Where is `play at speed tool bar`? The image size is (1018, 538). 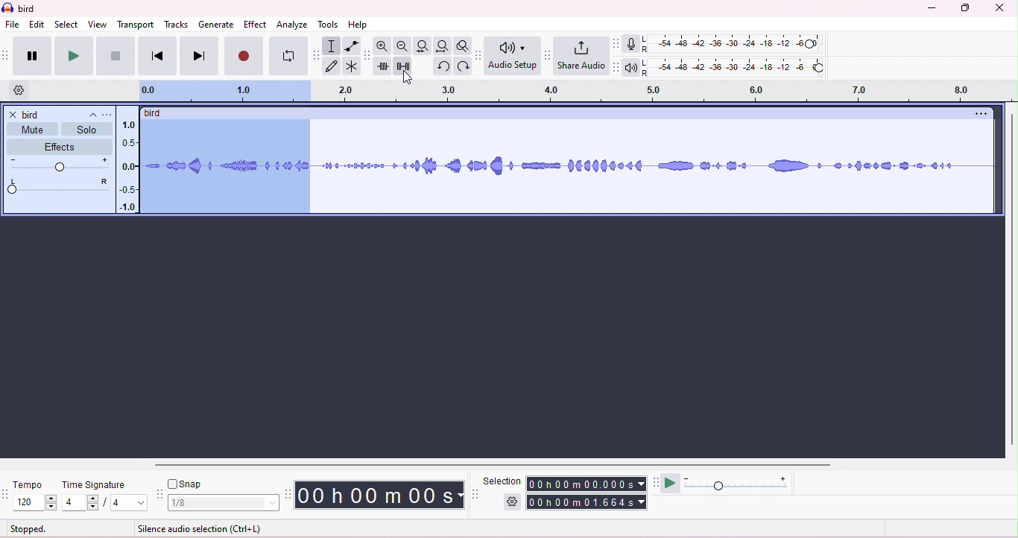 play at speed tool bar is located at coordinates (654, 481).